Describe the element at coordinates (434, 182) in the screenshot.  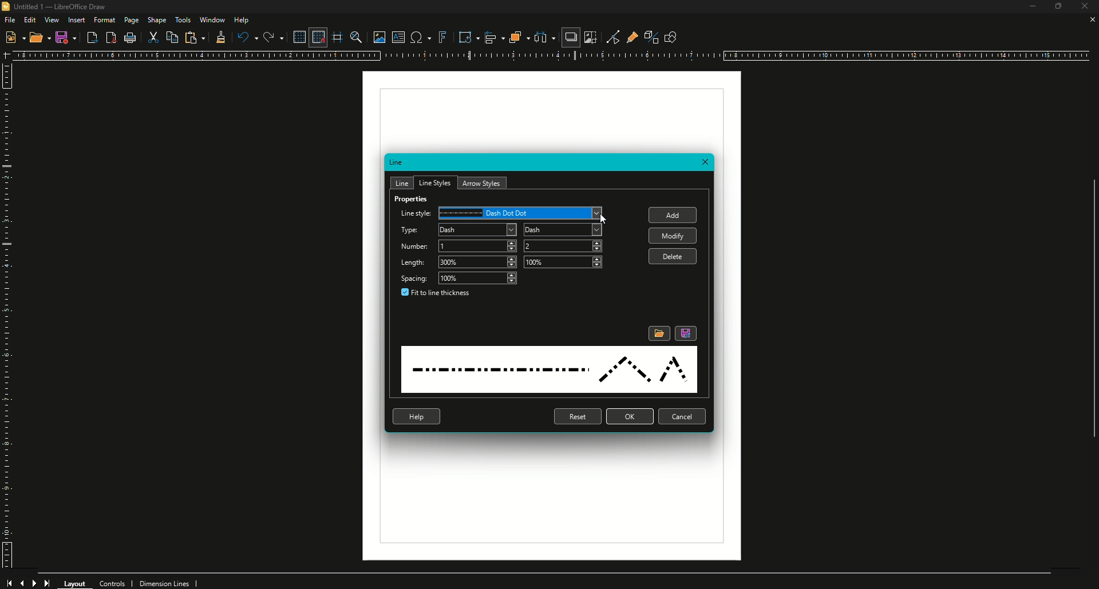
I see `Line Styles` at that location.